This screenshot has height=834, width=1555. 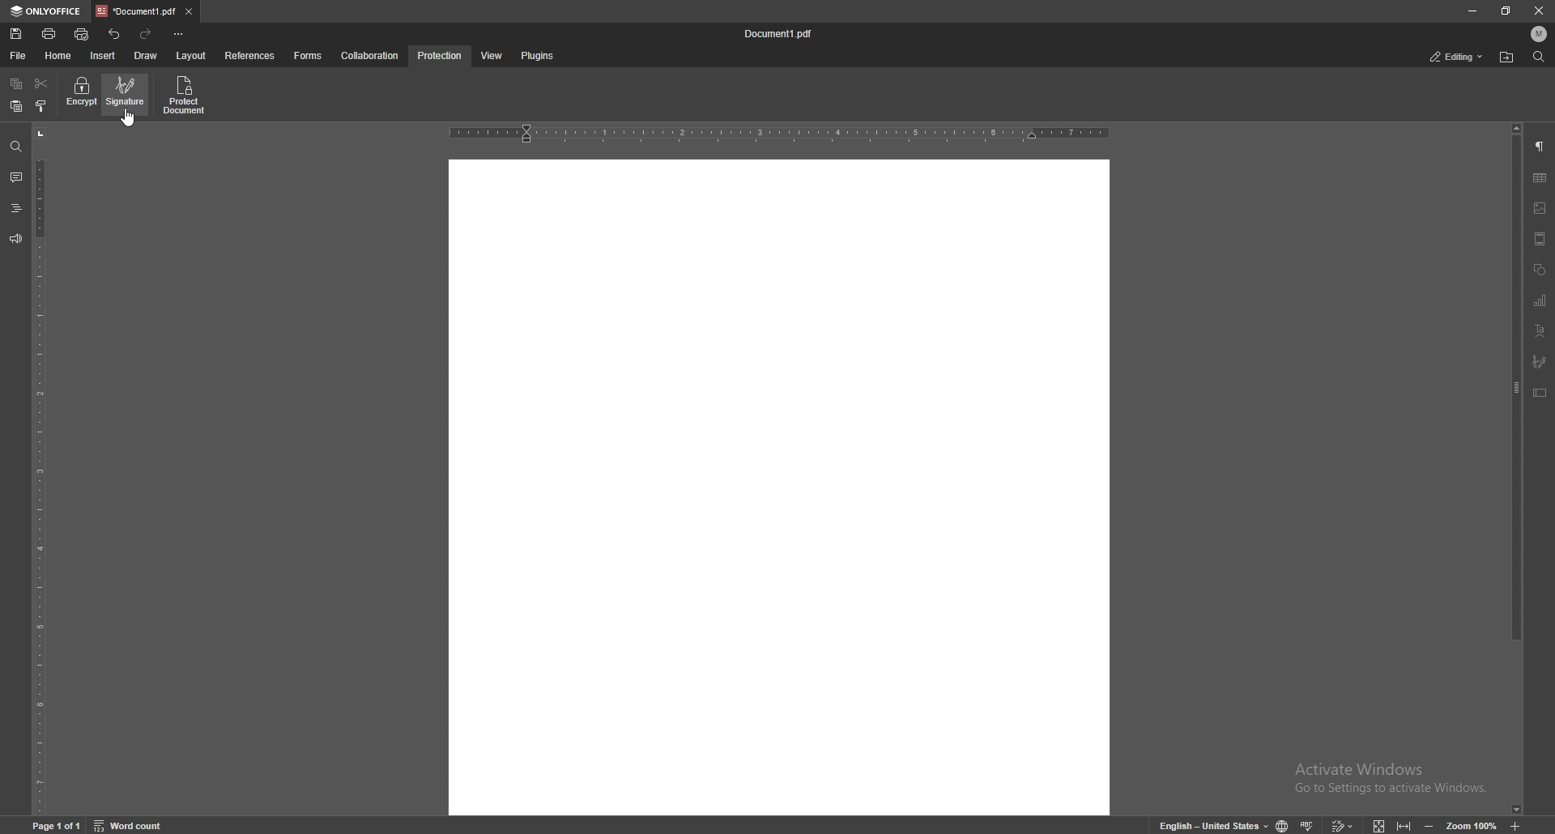 What do you see at coordinates (16, 84) in the screenshot?
I see `copy` at bounding box center [16, 84].